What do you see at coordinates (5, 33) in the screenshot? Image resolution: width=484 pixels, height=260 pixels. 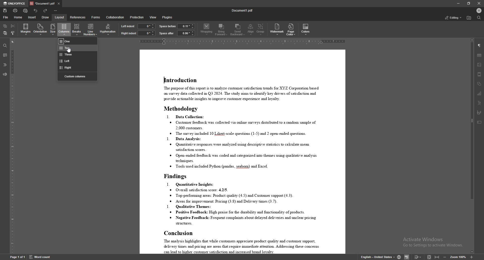 I see `paste` at bounding box center [5, 33].